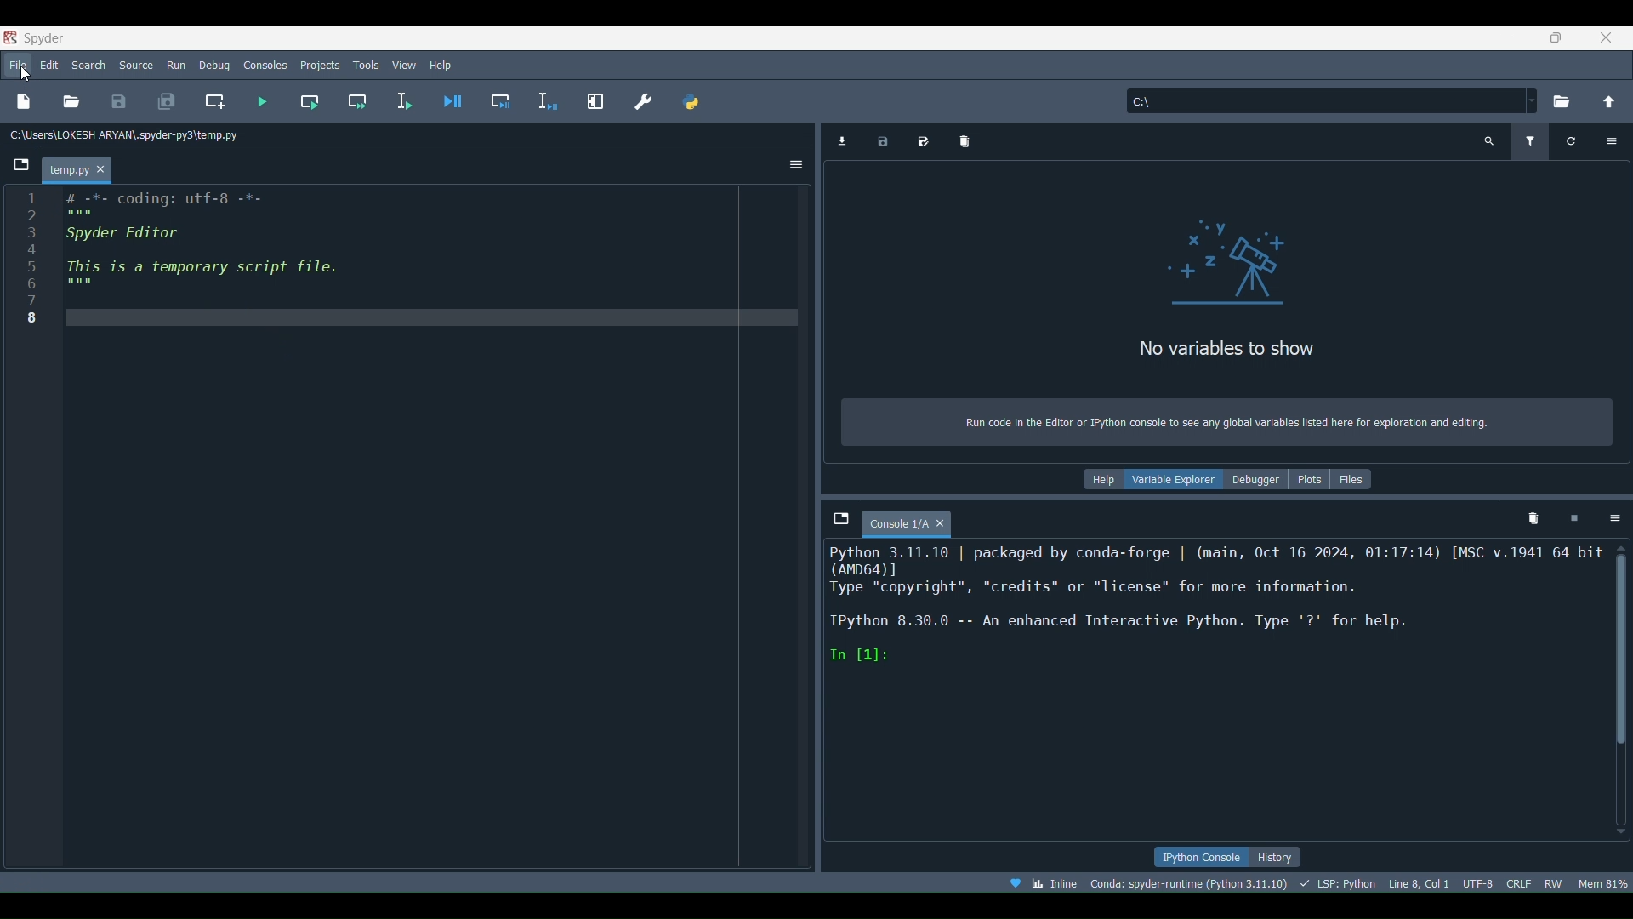 Image resolution: width=1633 pixels, height=919 pixels. Describe the element at coordinates (366, 63) in the screenshot. I see `Tools` at that location.